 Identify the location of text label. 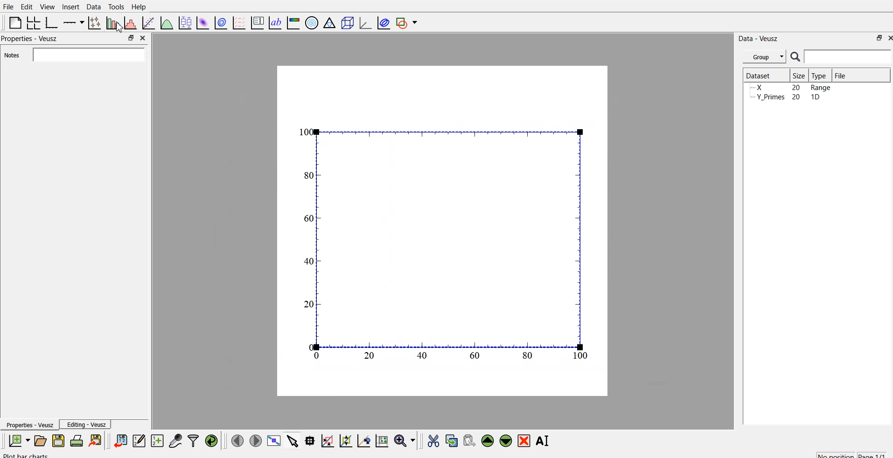
(274, 23).